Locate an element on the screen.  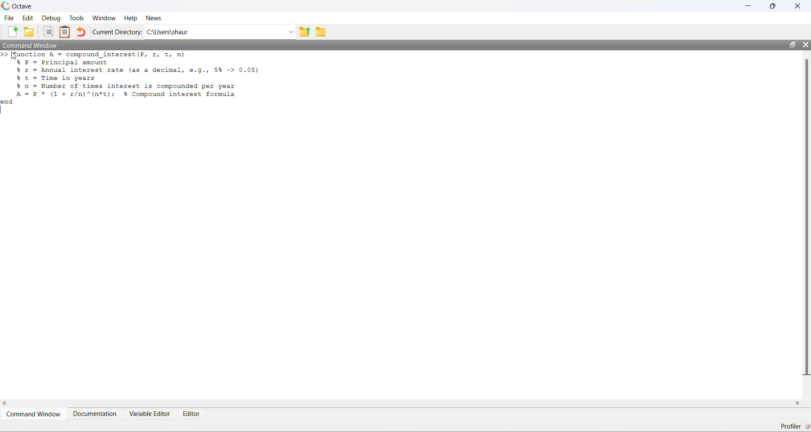
Current Directory: is located at coordinates (117, 32).